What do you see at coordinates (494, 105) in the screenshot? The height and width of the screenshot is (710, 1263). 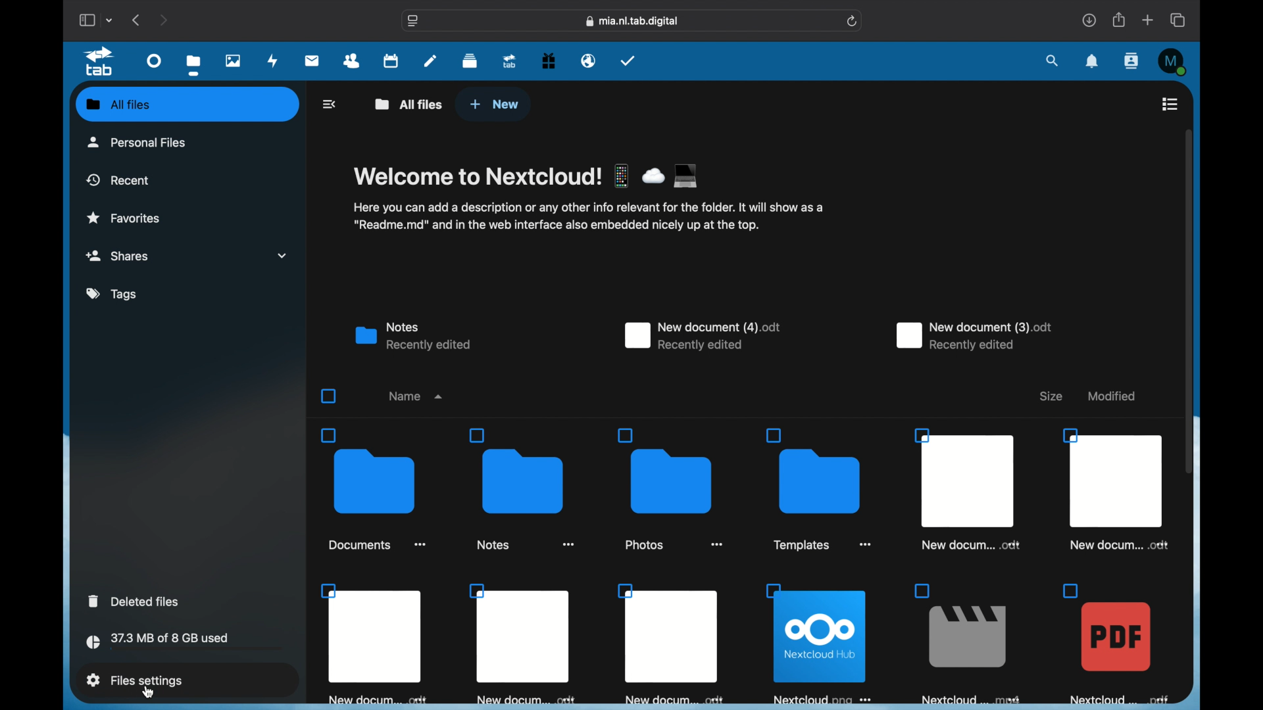 I see `new` at bounding box center [494, 105].